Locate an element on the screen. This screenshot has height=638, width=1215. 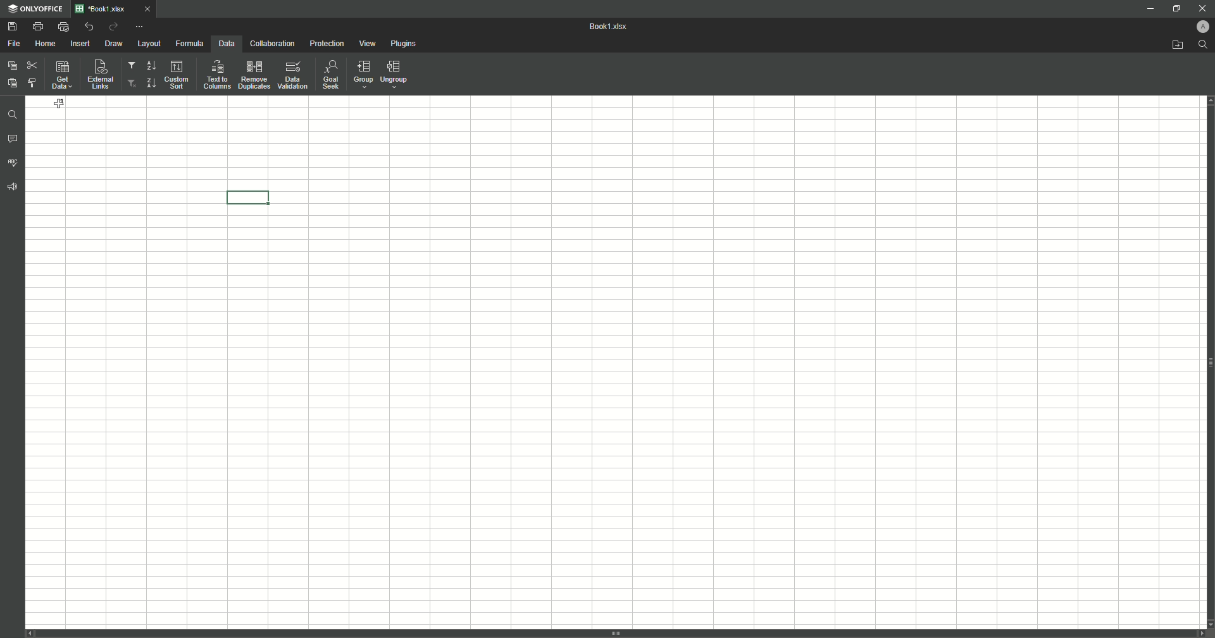
Open from file is located at coordinates (1171, 46).